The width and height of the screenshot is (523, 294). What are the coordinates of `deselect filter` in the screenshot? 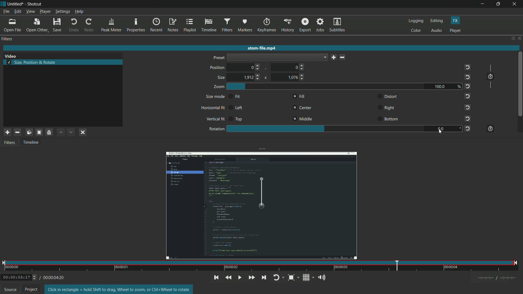 It's located at (83, 133).